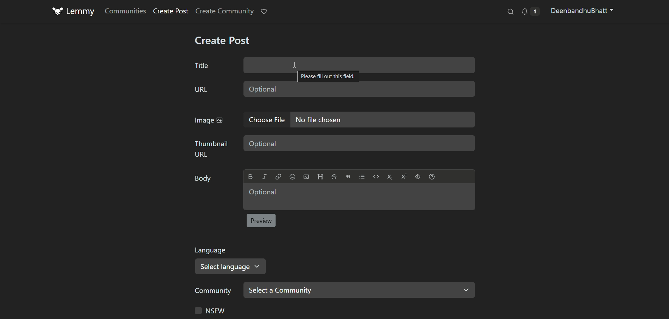 The image size is (669, 319). Describe the element at coordinates (390, 177) in the screenshot. I see `Subscript` at that location.